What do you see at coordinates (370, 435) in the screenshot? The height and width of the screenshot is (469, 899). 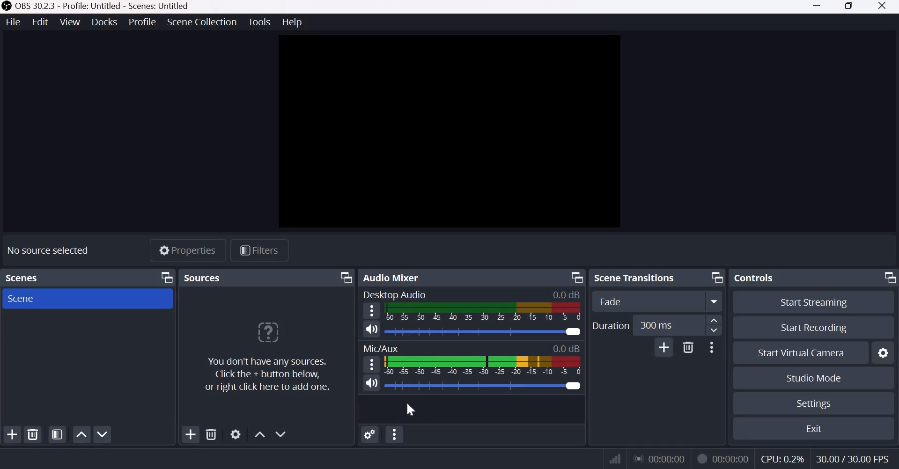 I see `Audio Mixer Menu` at bounding box center [370, 435].